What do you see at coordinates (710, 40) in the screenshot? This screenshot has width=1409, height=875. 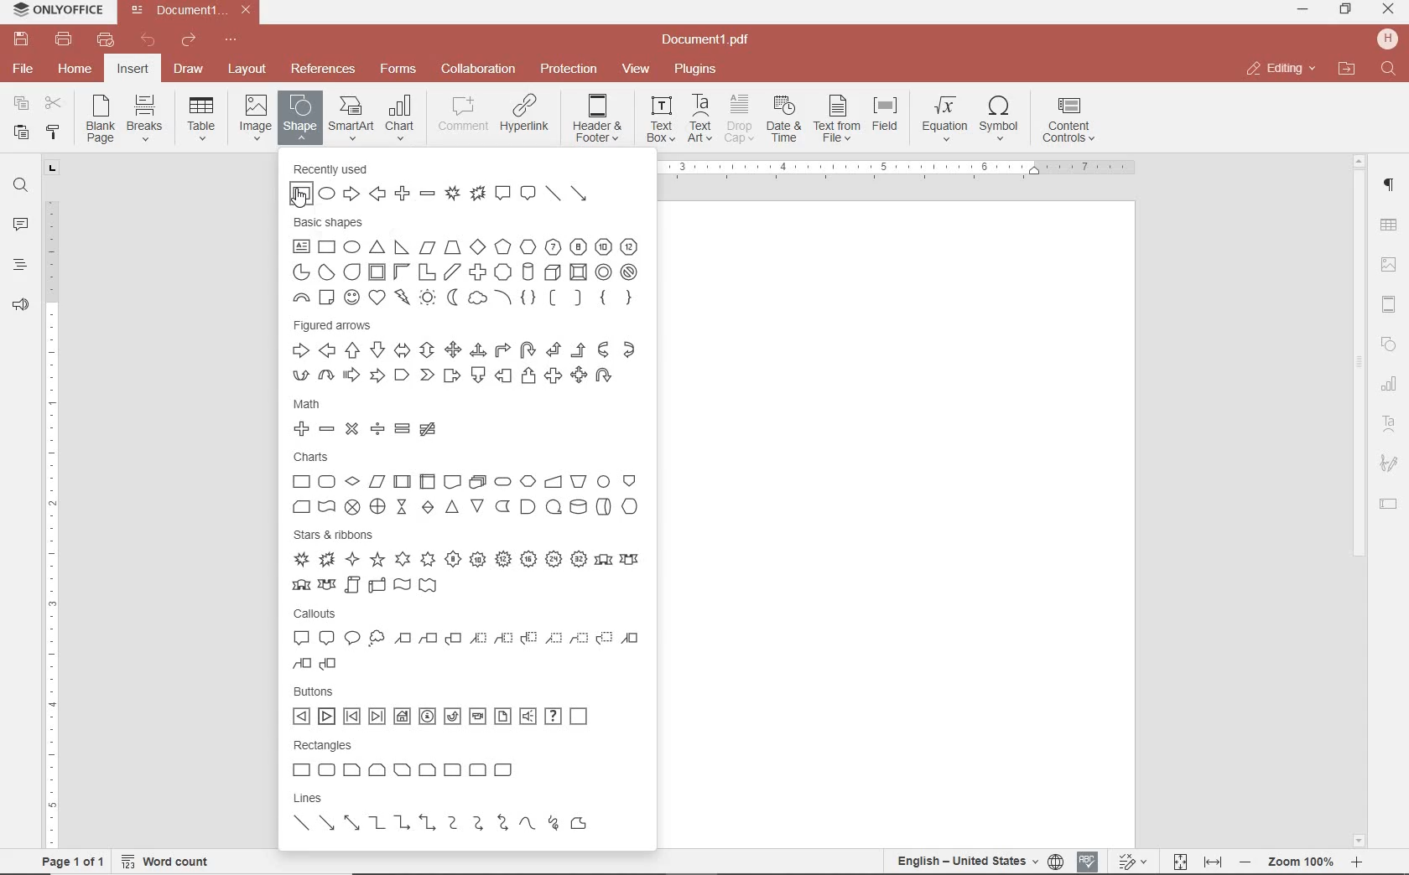 I see `file name` at bounding box center [710, 40].